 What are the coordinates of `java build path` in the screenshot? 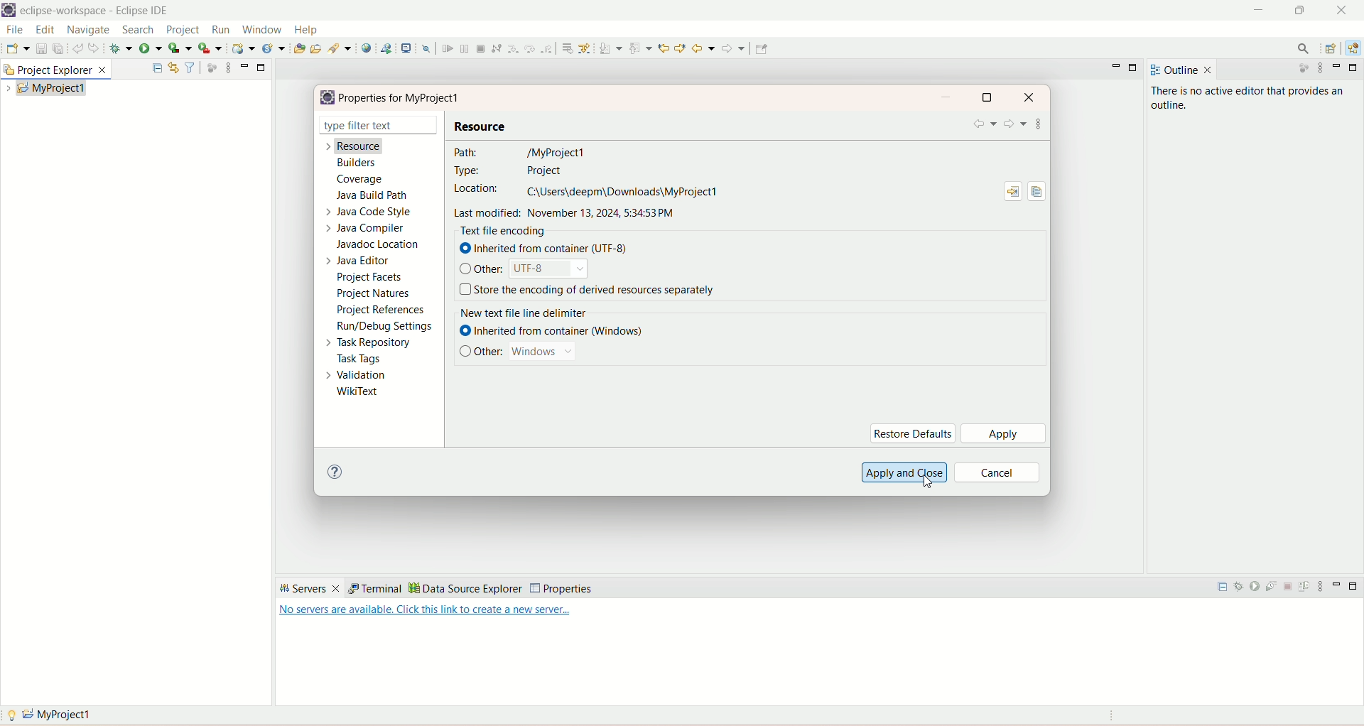 It's located at (374, 197).